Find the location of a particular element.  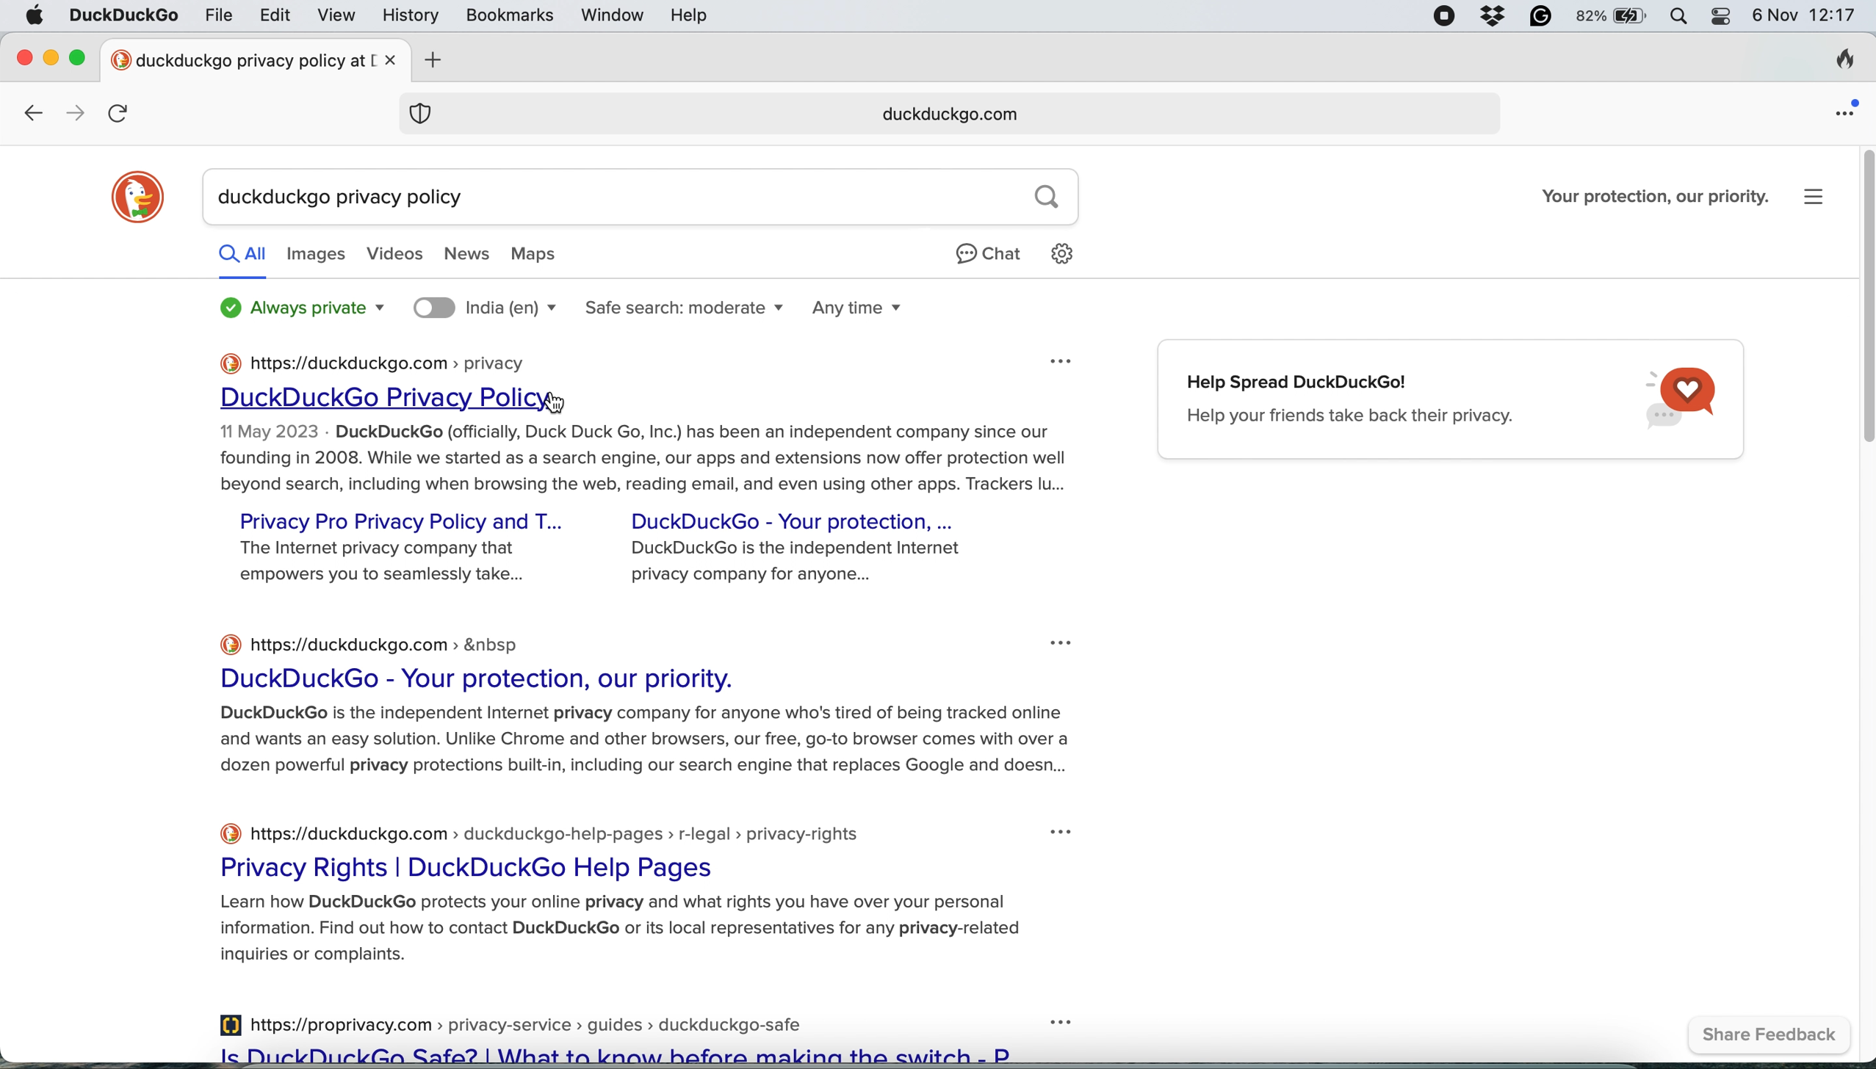

search query is located at coordinates (648, 198).